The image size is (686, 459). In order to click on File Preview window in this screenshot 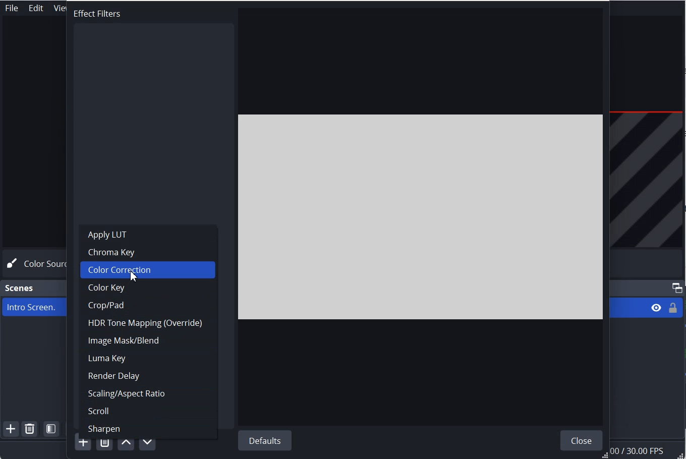, I will do `click(422, 216)`.